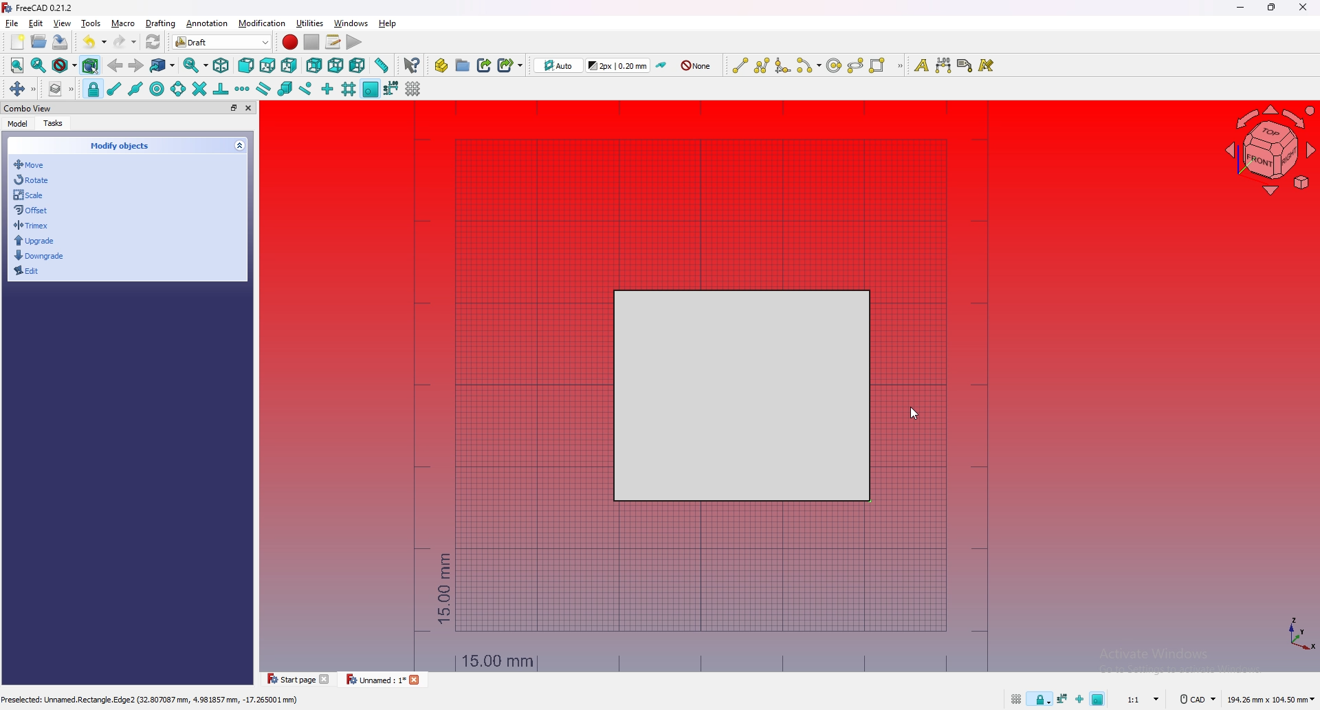 The height and width of the screenshot is (710, 1320). Describe the element at coordinates (289, 679) in the screenshot. I see `start page` at that location.